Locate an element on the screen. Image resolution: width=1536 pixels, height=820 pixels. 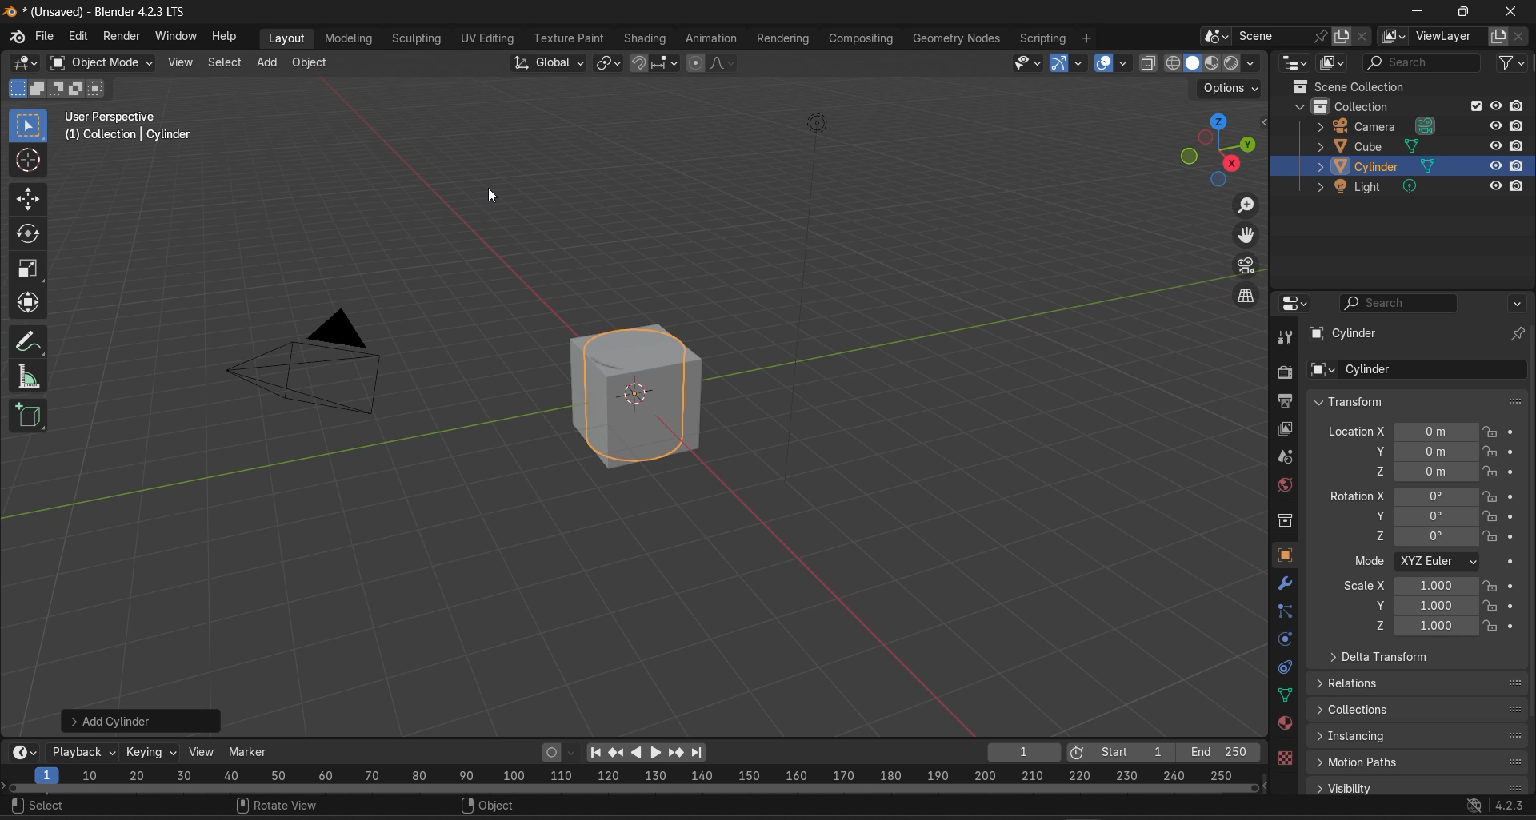
rendering range is located at coordinates (638, 773).